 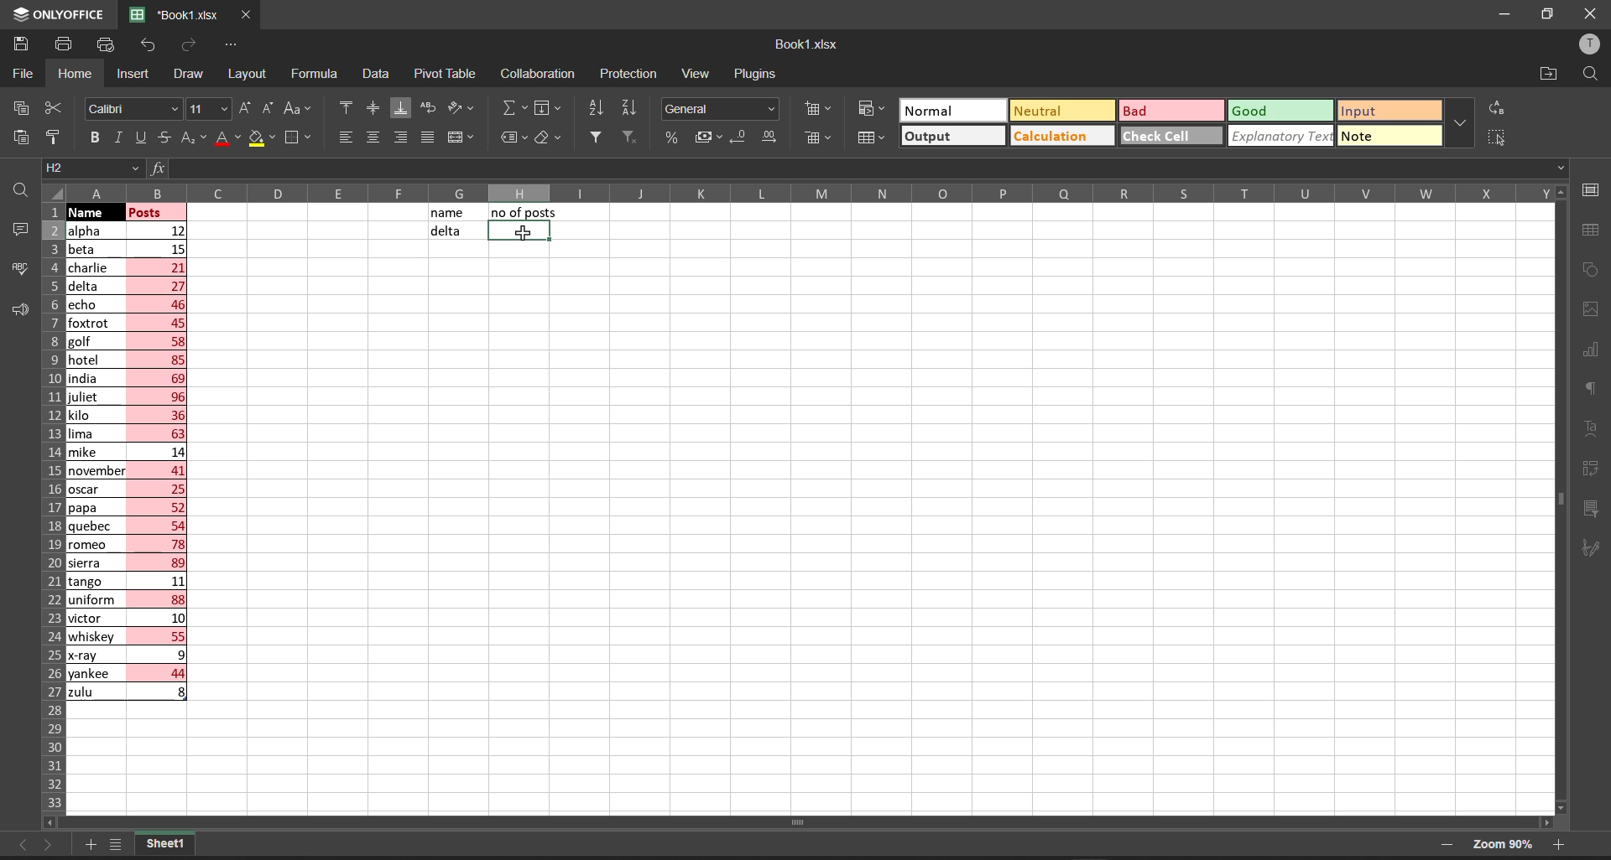 I want to click on increase decimal, so click(x=772, y=139).